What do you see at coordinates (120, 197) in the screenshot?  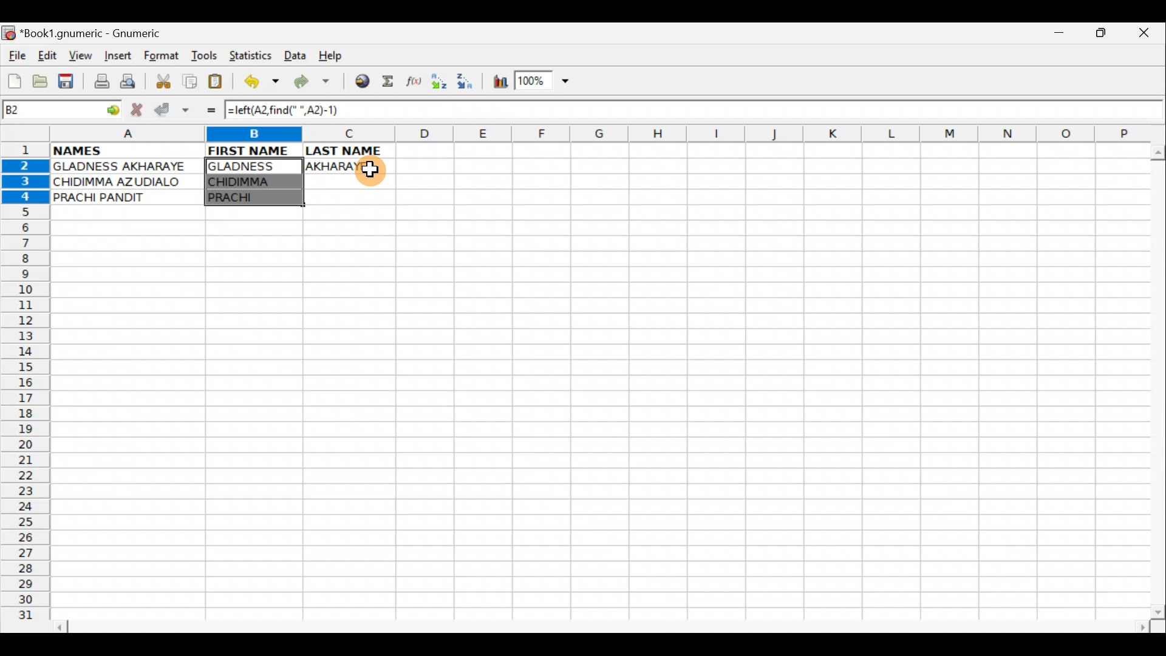 I see `PRACHI PANDIT` at bounding box center [120, 197].